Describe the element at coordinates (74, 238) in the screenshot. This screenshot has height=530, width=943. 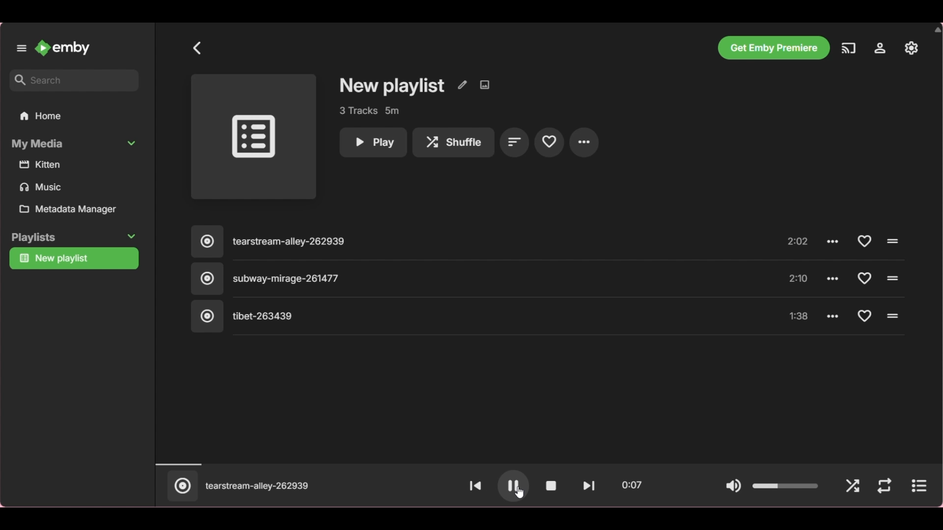
I see `Collapse Playlists` at that location.